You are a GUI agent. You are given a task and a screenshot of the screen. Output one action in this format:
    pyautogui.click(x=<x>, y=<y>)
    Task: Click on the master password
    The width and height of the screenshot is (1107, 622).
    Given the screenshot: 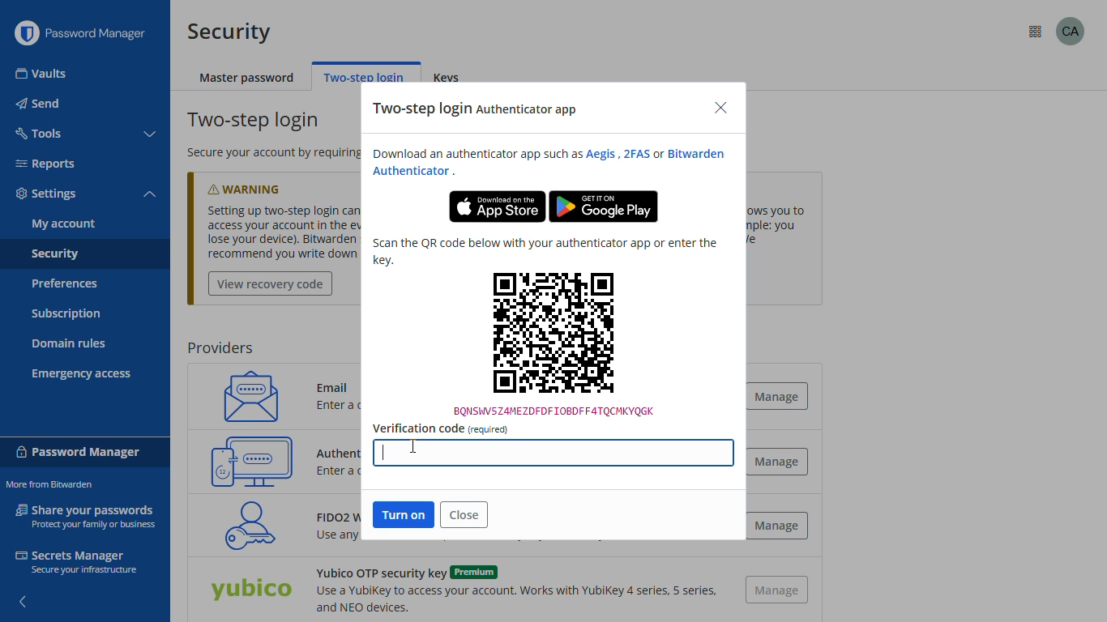 What is the action you would take?
    pyautogui.click(x=248, y=79)
    